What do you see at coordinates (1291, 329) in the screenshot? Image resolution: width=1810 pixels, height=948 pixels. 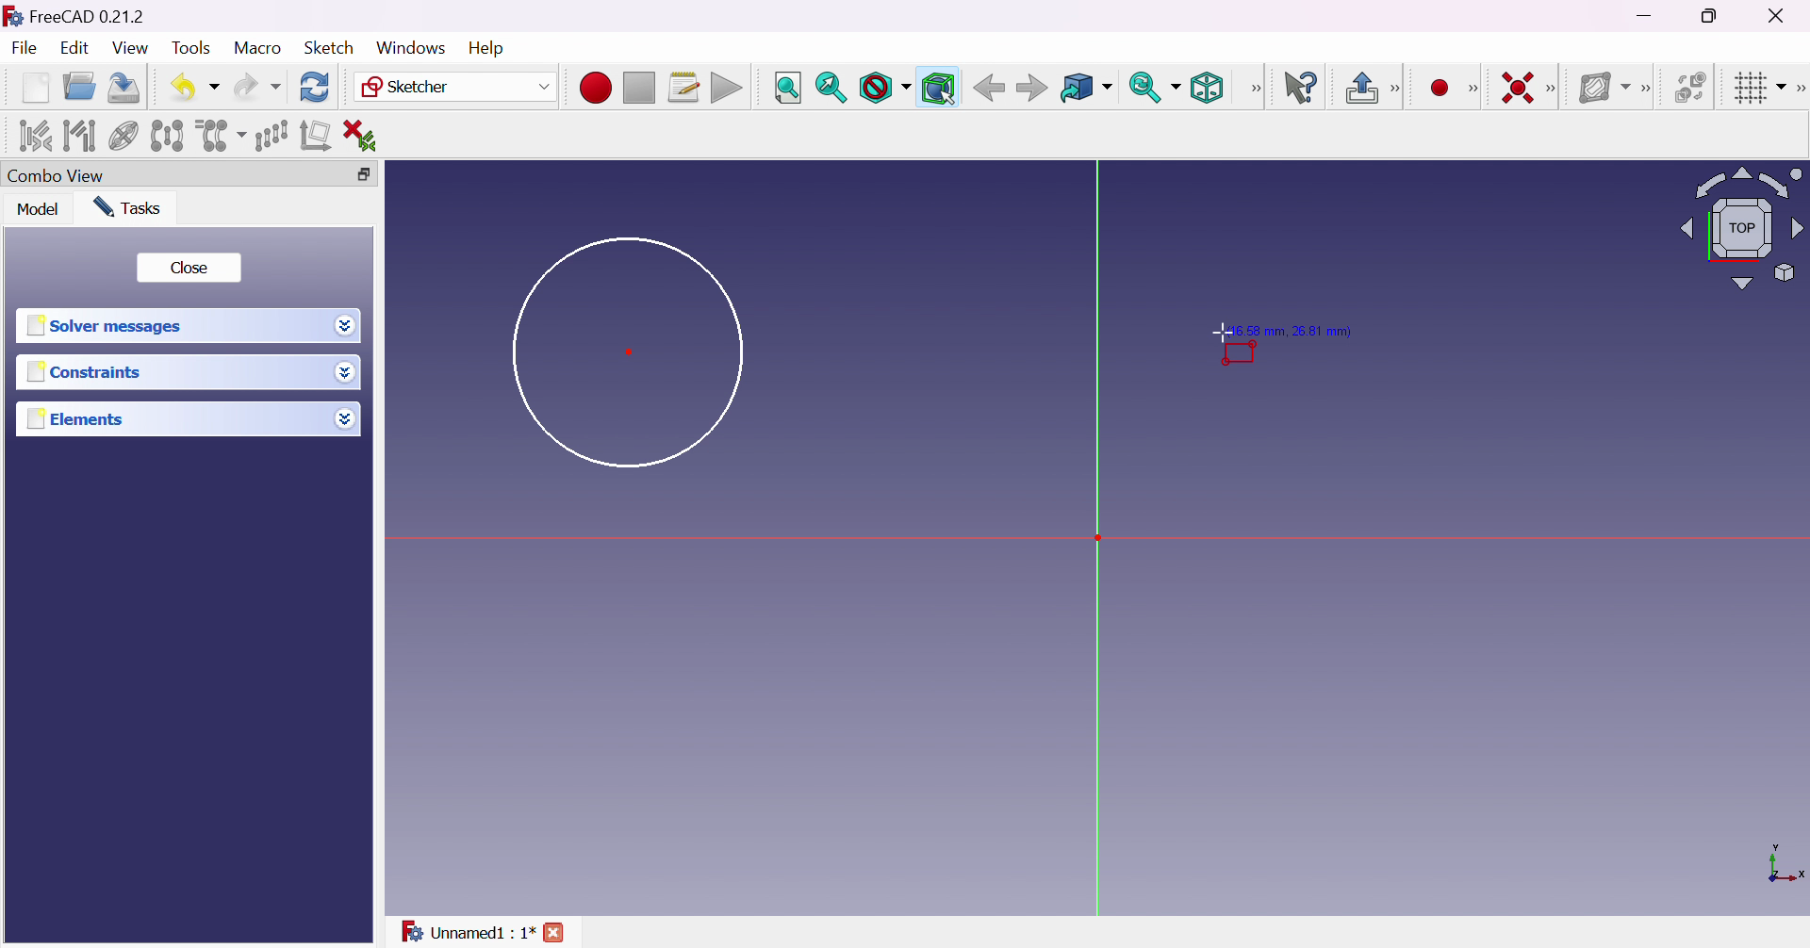 I see `Position` at bounding box center [1291, 329].